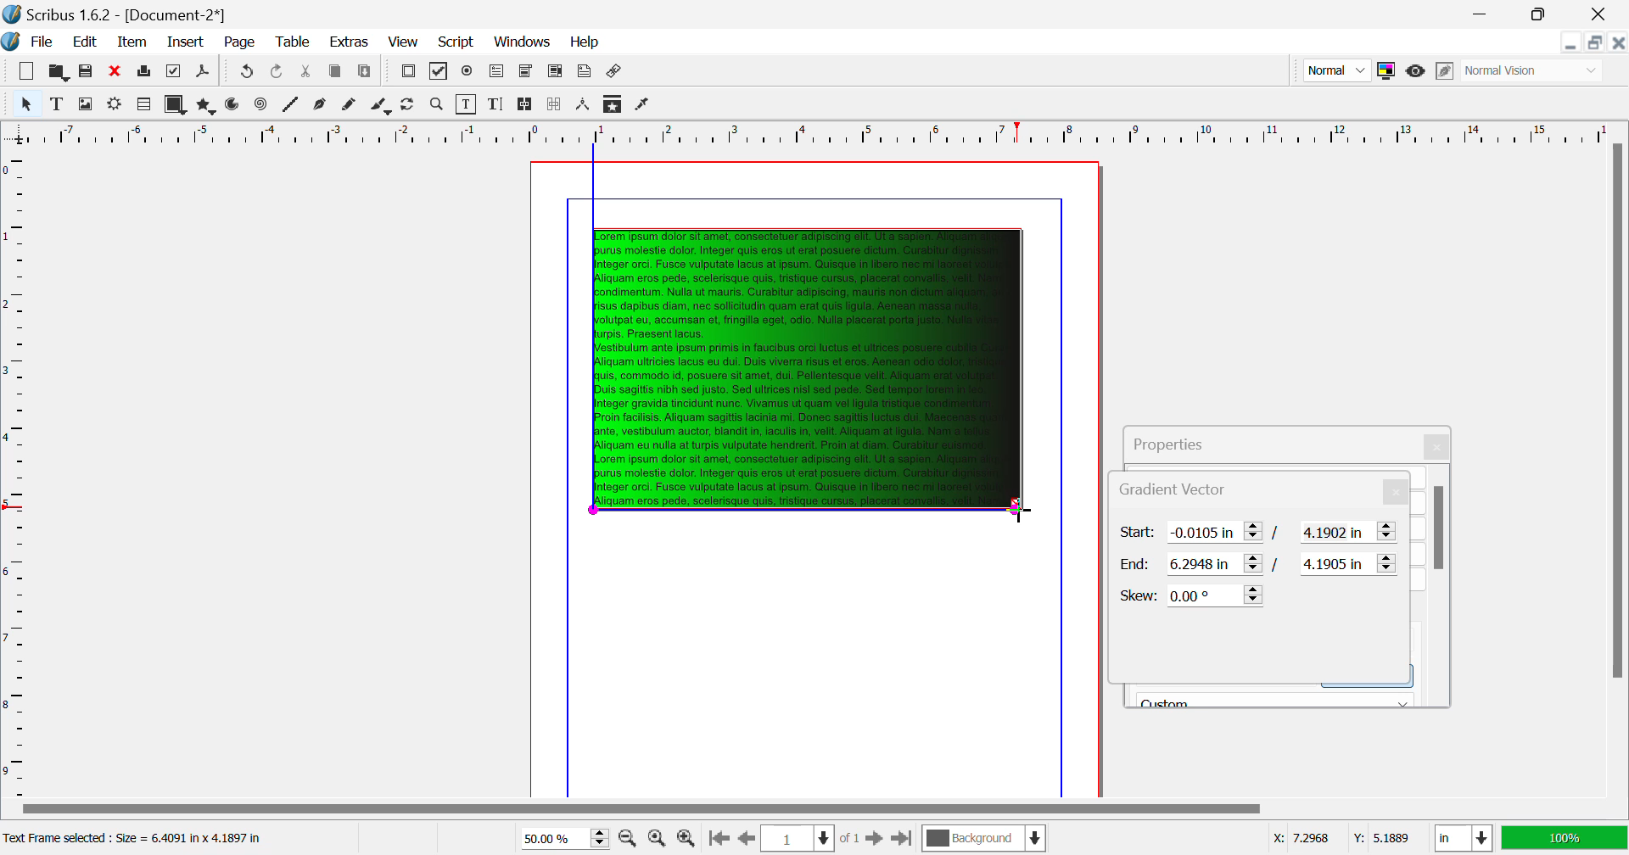 Image resolution: width=1629 pixels, height=855 pixels. What do you see at coordinates (234, 106) in the screenshot?
I see `Arcs` at bounding box center [234, 106].